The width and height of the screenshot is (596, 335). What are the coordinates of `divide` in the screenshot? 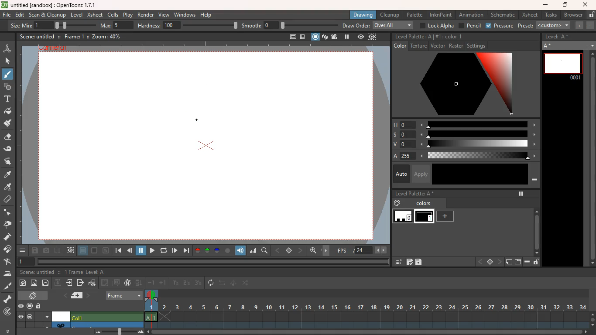 It's located at (57, 250).